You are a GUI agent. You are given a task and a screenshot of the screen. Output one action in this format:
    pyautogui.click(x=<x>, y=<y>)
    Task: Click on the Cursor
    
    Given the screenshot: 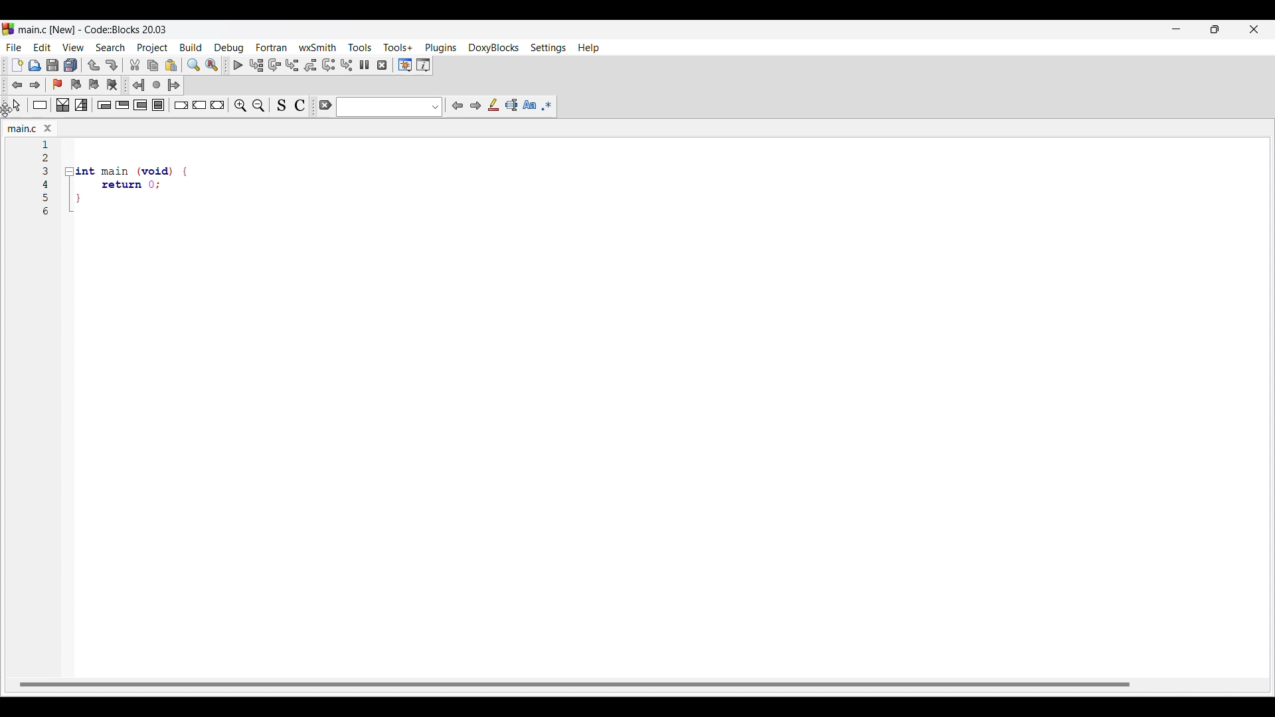 What is the action you would take?
    pyautogui.click(x=8, y=110)
    